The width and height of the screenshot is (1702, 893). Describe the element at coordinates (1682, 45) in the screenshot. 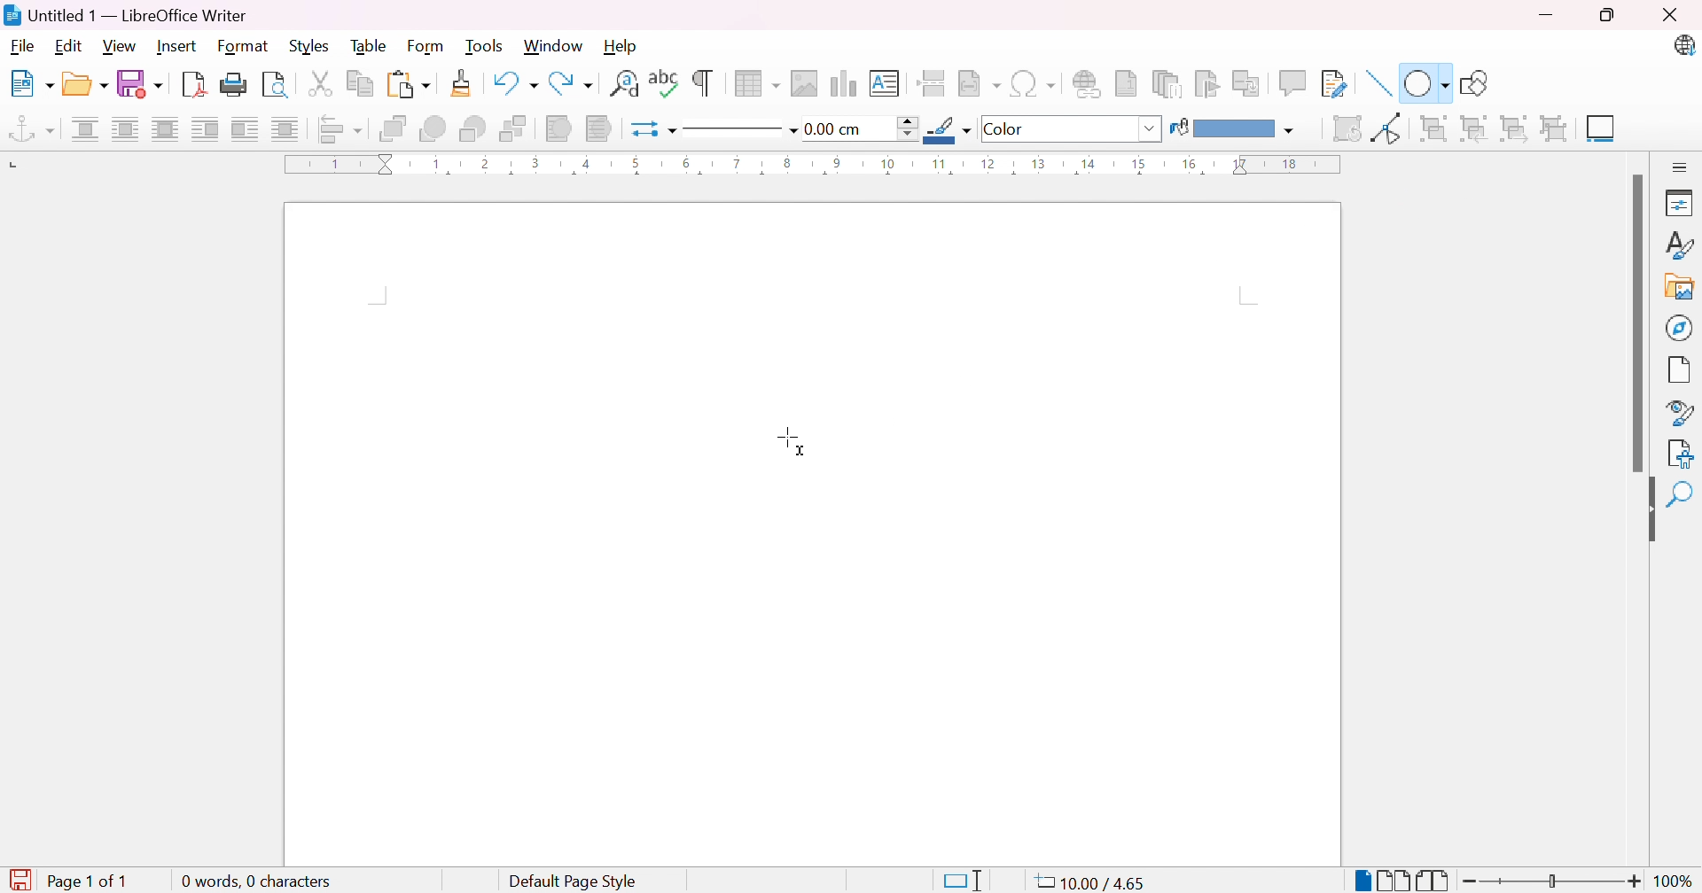

I see `LibreOffice update available` at that location.